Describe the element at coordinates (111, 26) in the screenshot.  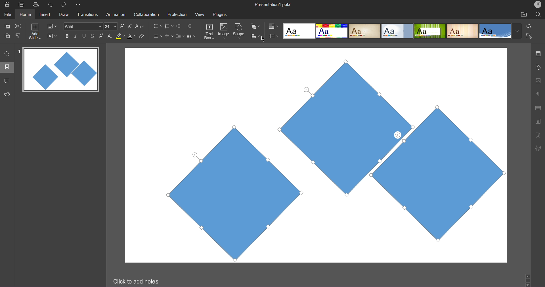
I see `Font Size` at that location.